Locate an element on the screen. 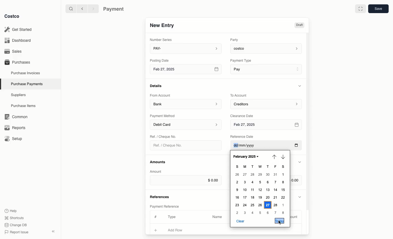 Image resolution: width=393 pixels, height=239 pixels. References is located at coordinates (160, 196).